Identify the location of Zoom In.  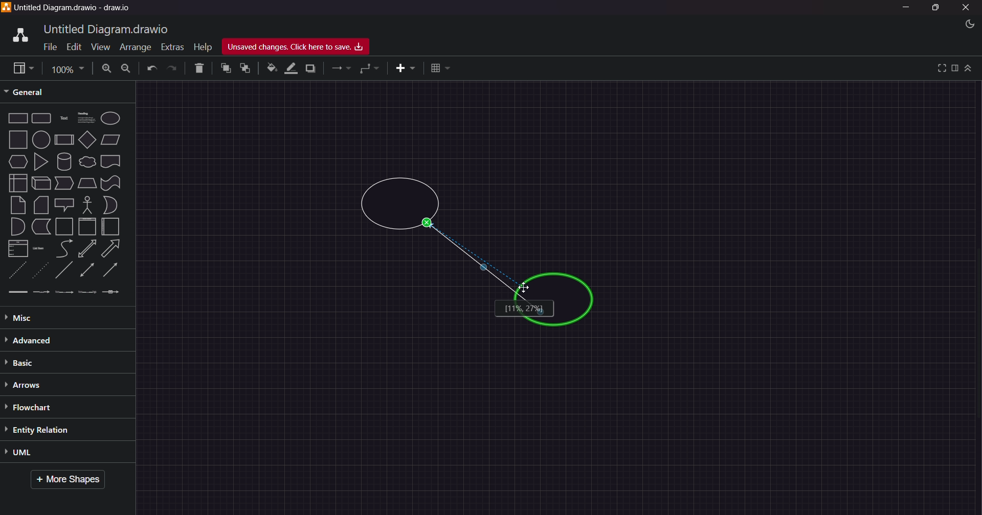
(107, 68).